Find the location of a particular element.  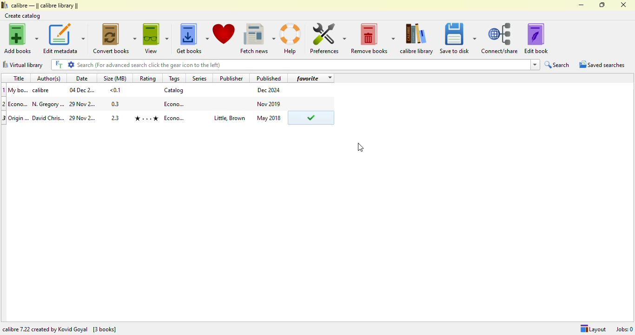

author(s) is located at coordinates (50, 78).